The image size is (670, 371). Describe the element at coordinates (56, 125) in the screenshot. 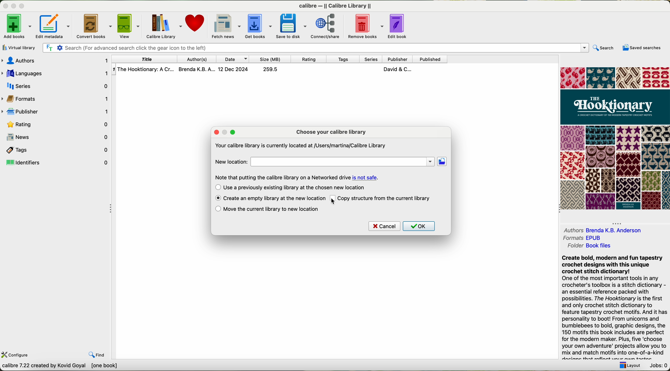

I see `rating` at that location.